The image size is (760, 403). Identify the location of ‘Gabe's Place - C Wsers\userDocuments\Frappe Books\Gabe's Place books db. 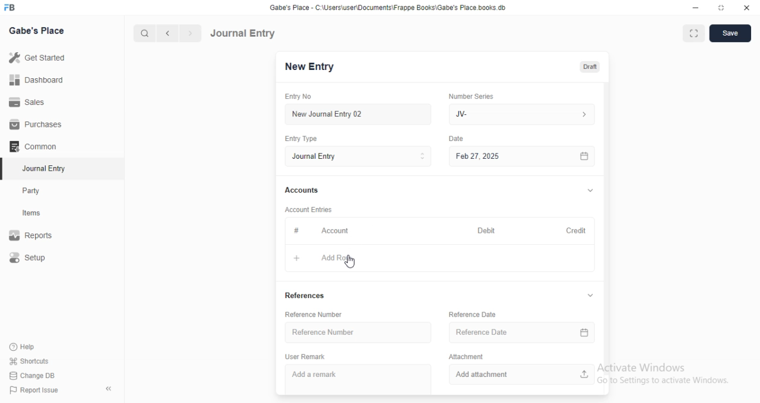
(391, 7).